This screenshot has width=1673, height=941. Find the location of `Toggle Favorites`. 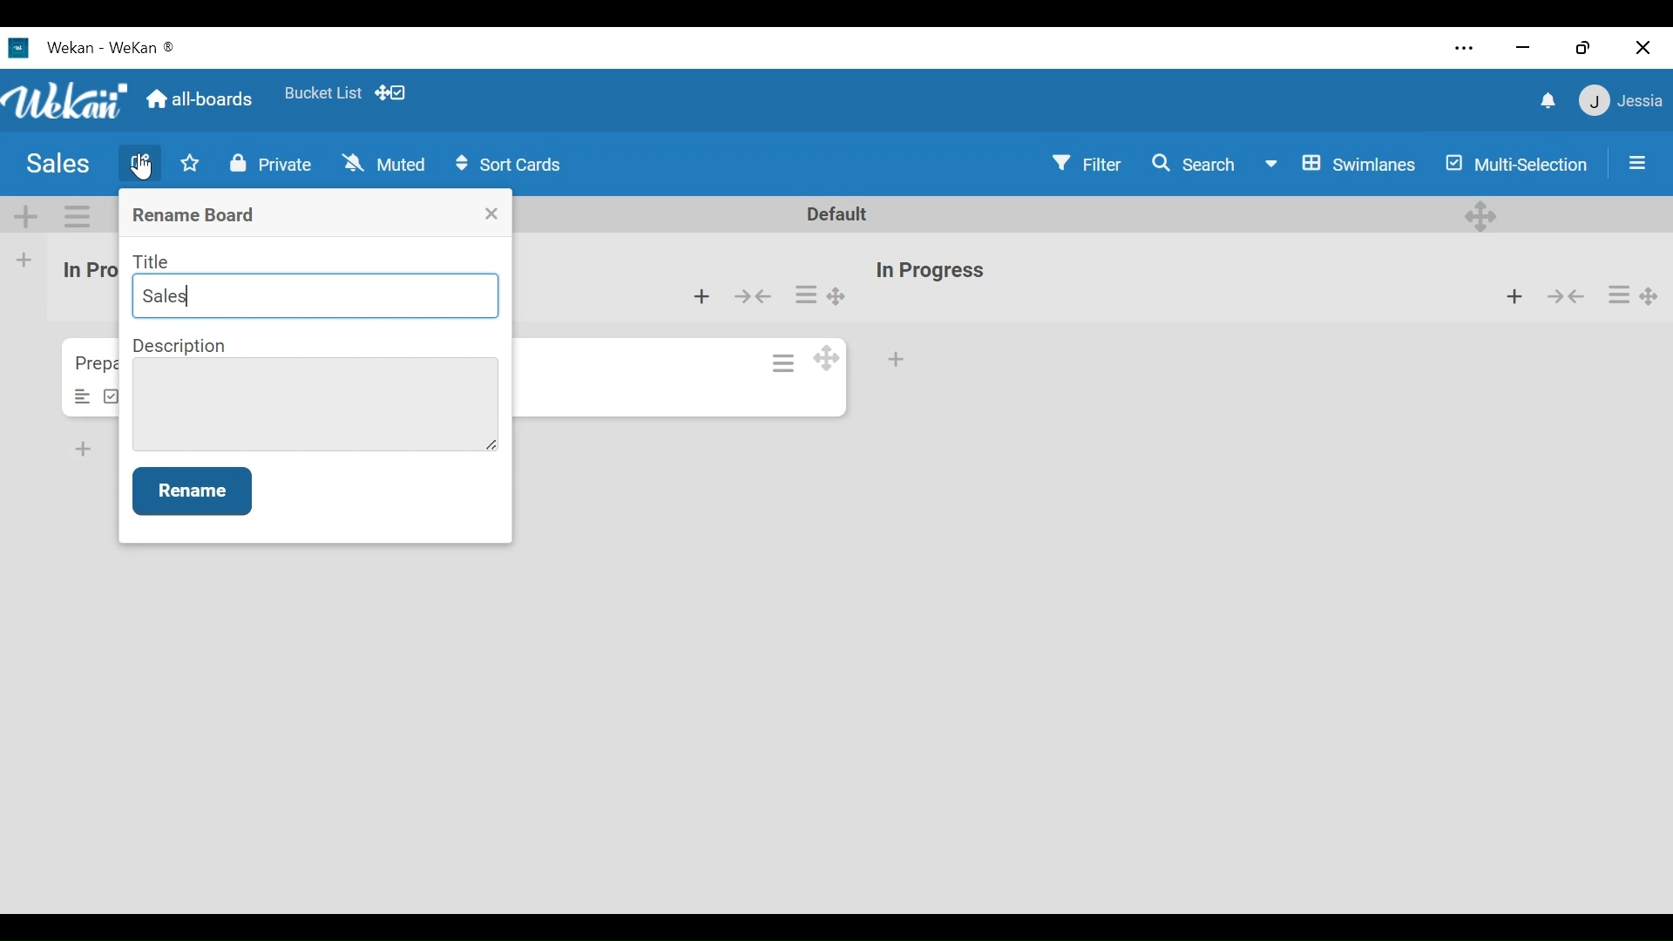

Toggle Favorites is located at coordinates (189, 163).